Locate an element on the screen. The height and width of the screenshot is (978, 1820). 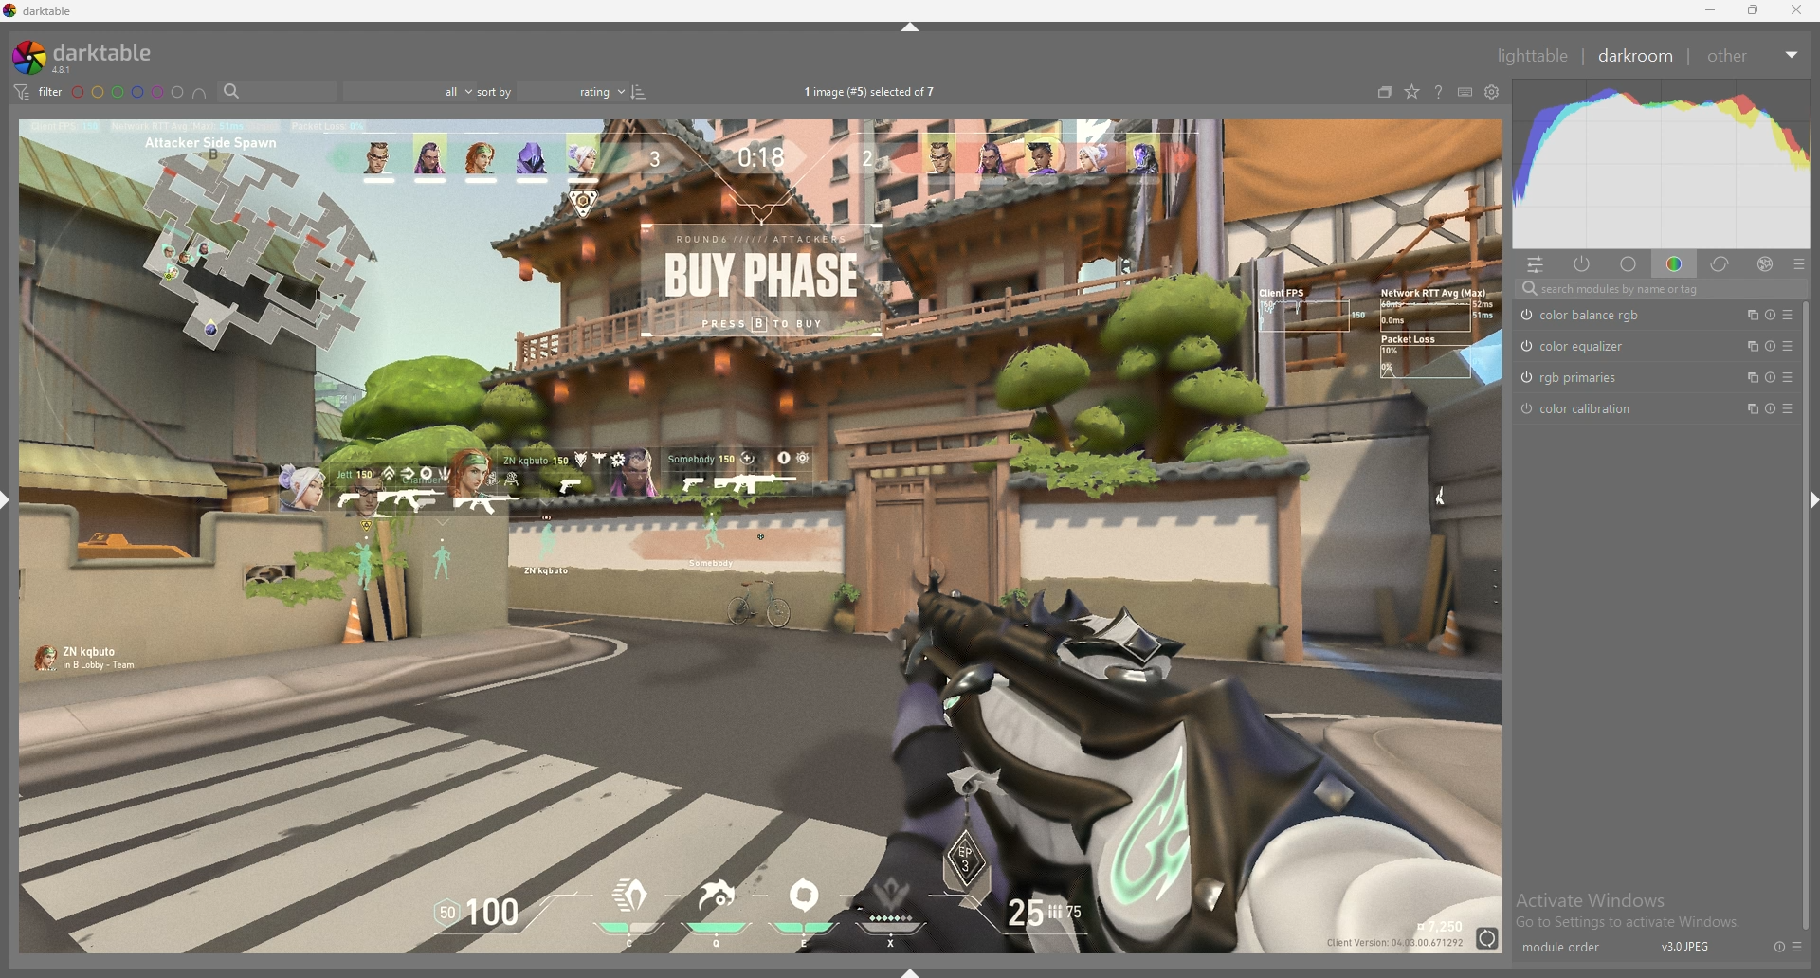
quick access panel is located at coordinates (1536, 264).